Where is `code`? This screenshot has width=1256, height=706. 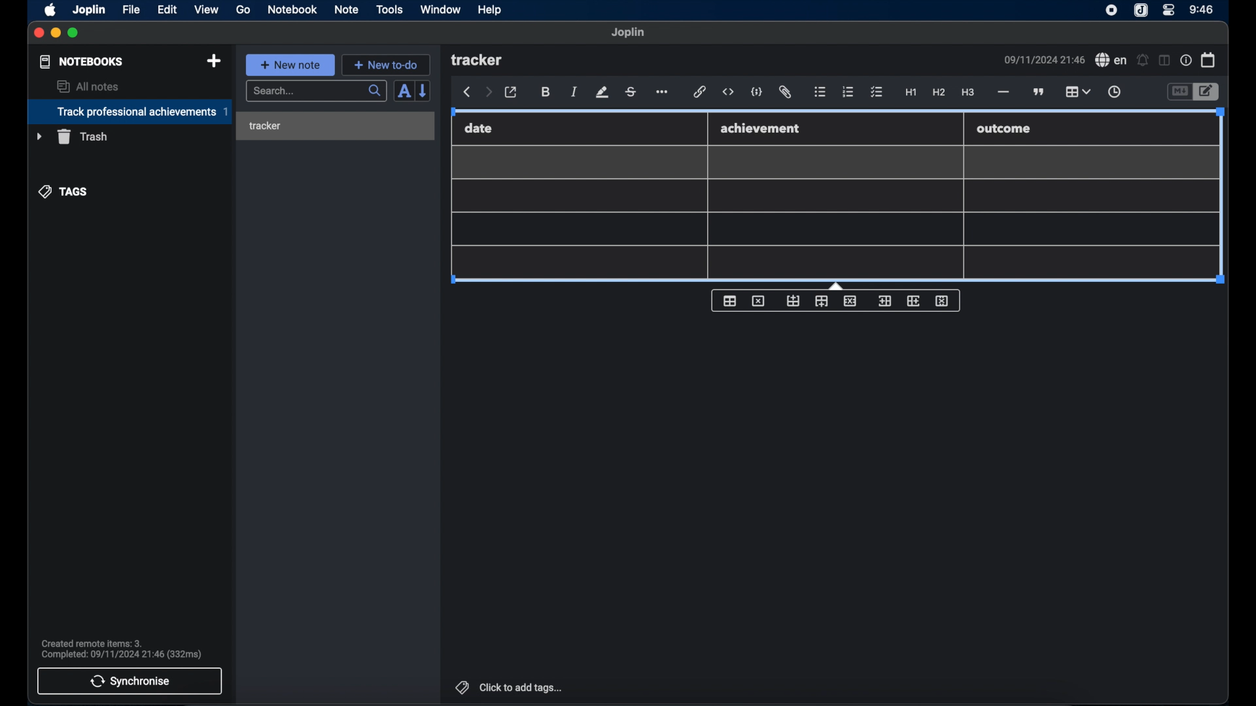 code is located at coordinates (758, 92).